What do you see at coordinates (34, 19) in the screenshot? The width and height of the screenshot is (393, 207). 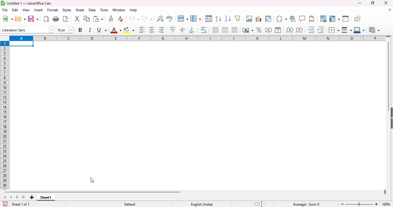 I see `save` at bounding box center [34, 19].